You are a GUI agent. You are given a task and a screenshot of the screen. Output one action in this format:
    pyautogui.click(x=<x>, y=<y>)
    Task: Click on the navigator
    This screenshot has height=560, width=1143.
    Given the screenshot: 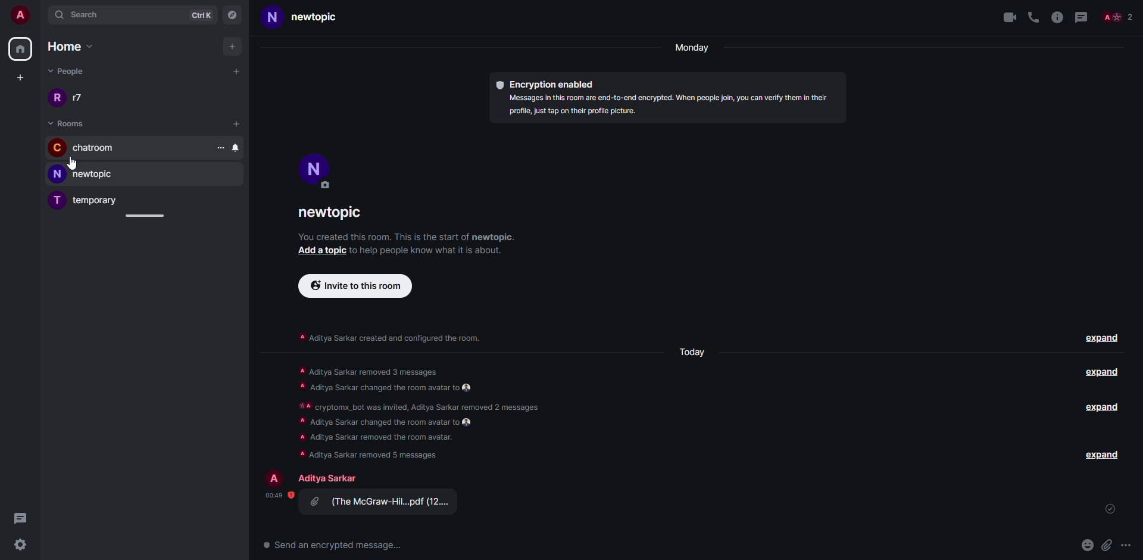 What is the action you would take?
    pyautogui.click(x=232, y=14)
    